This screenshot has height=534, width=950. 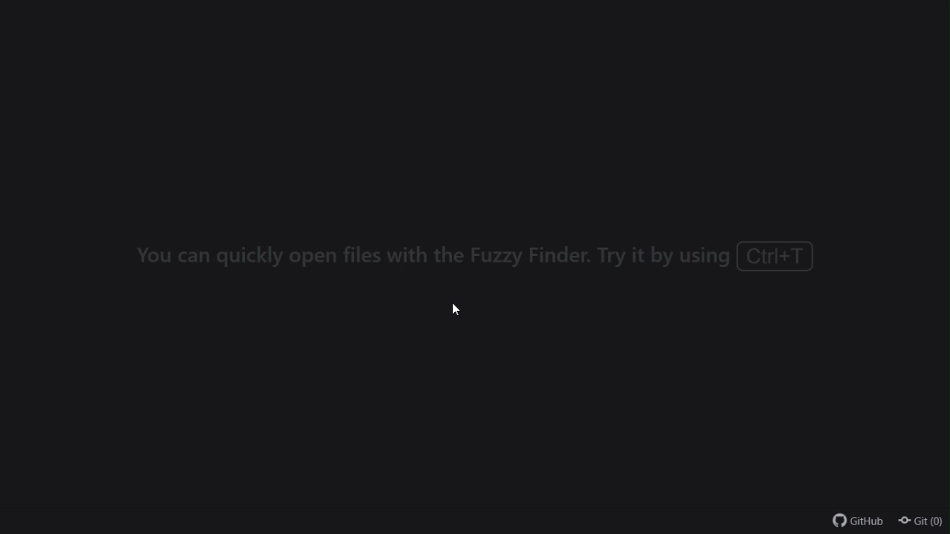 I want to click on github, so click(x=859, y=524).